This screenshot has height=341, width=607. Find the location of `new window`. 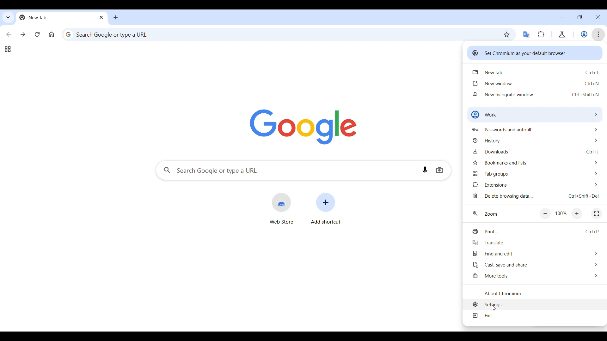

new window is located at coordinates (536, 83).